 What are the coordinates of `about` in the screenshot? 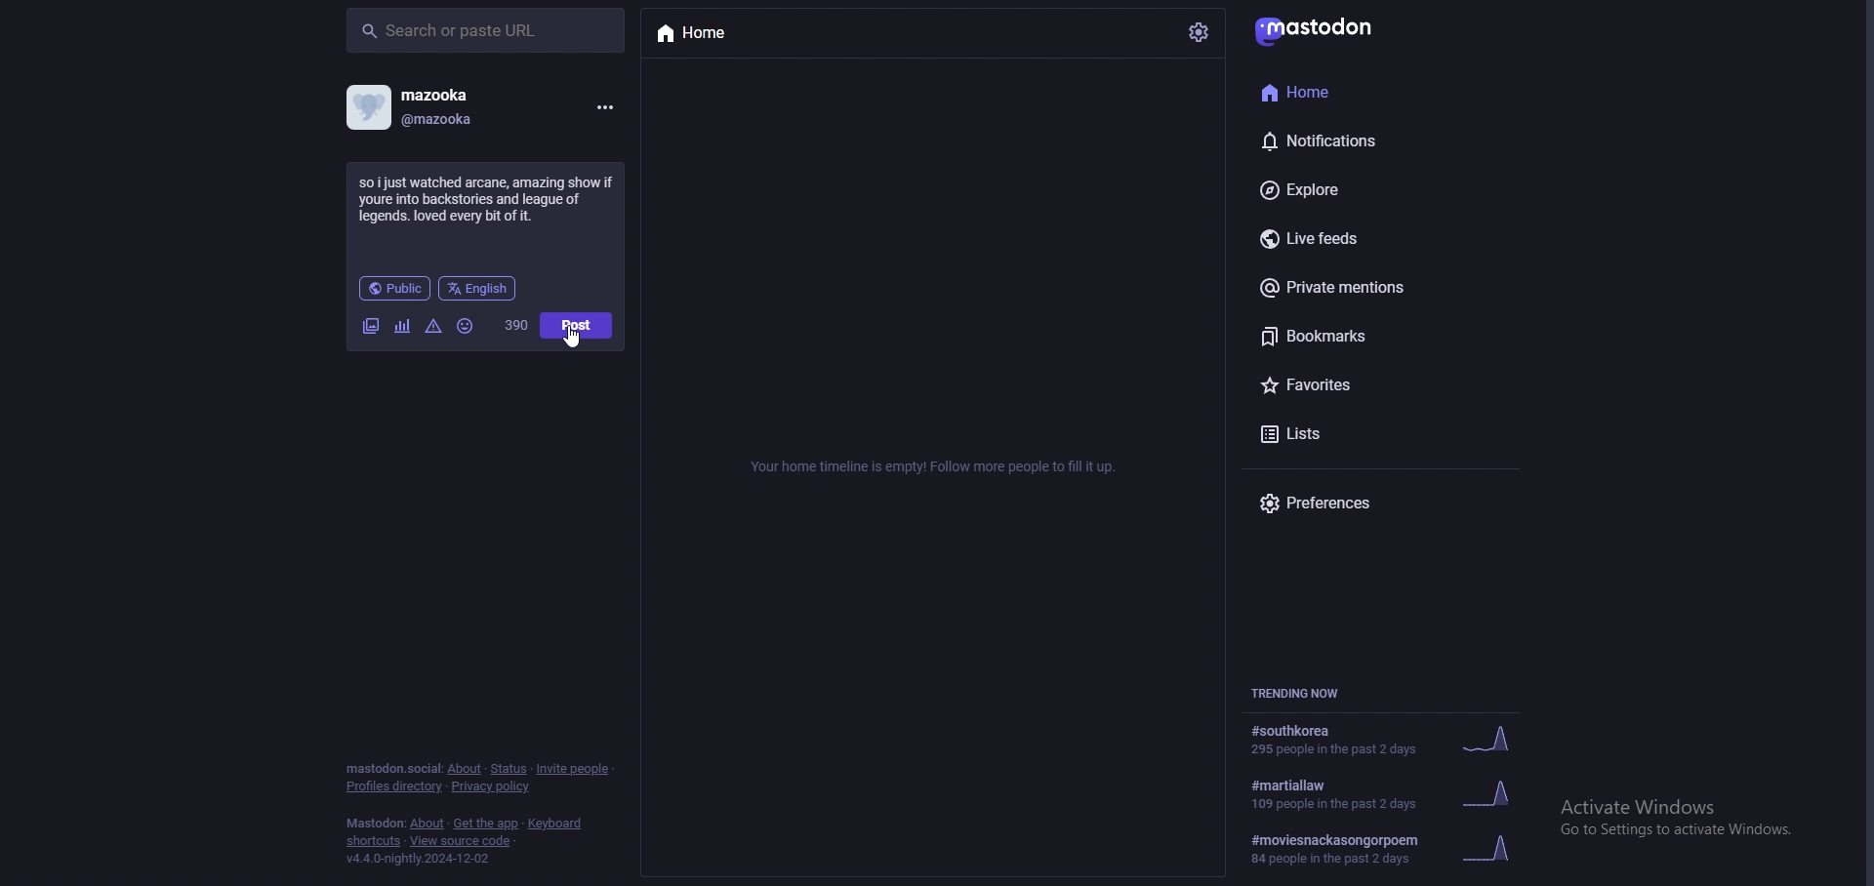 It's located at (427, 824).